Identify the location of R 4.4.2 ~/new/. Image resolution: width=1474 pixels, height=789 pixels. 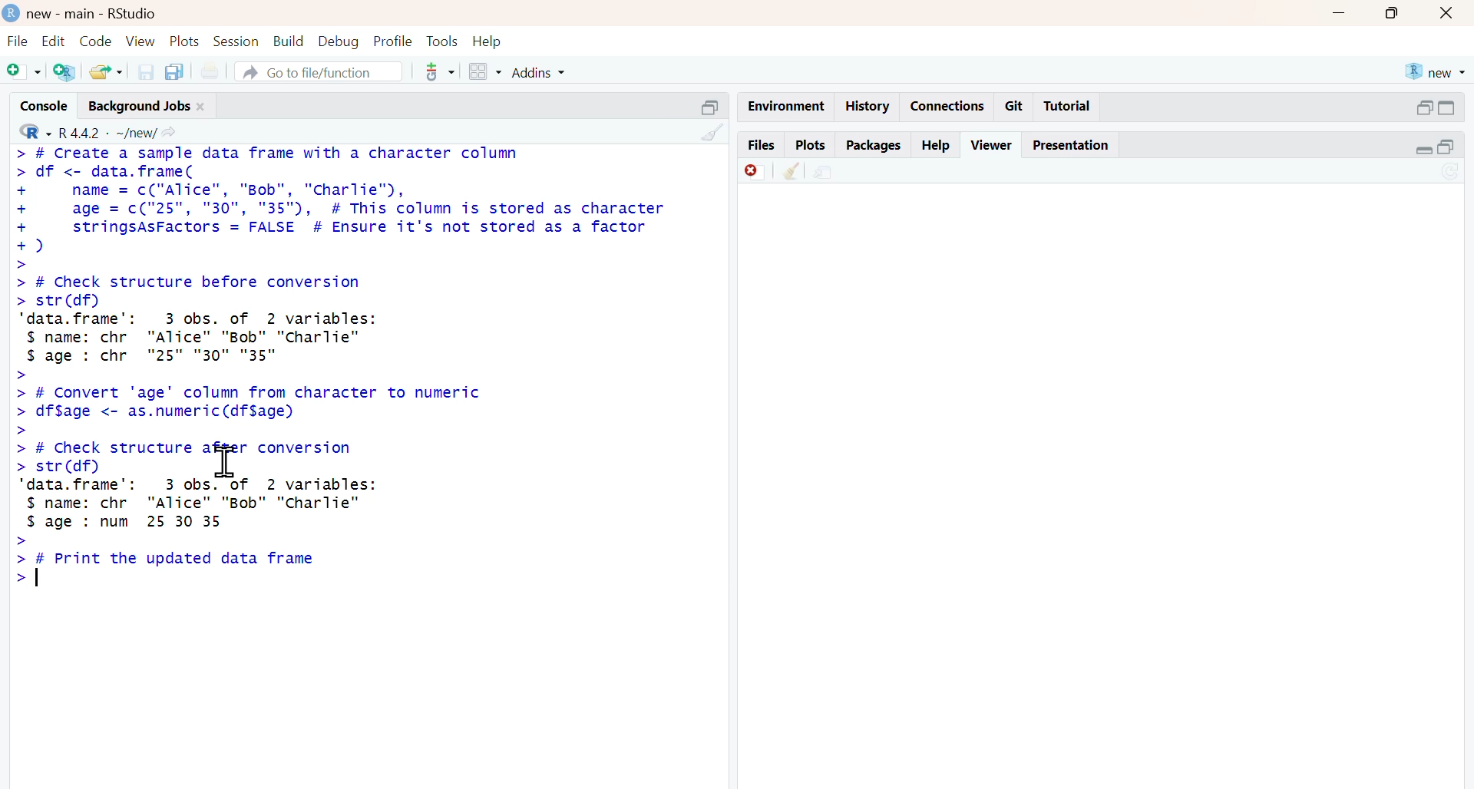
(108, 134).